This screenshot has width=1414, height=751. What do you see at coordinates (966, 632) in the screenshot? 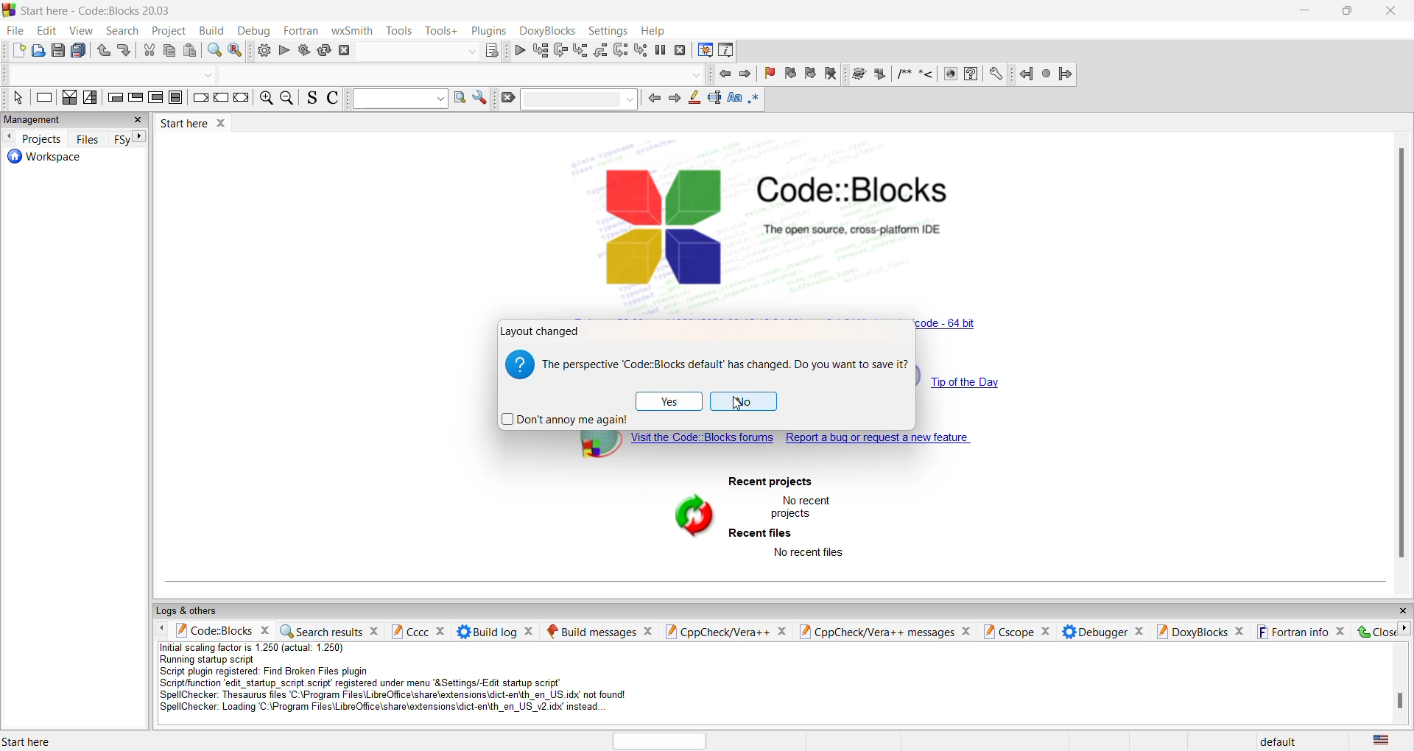
I see `close` at bounding box center [966, 632].